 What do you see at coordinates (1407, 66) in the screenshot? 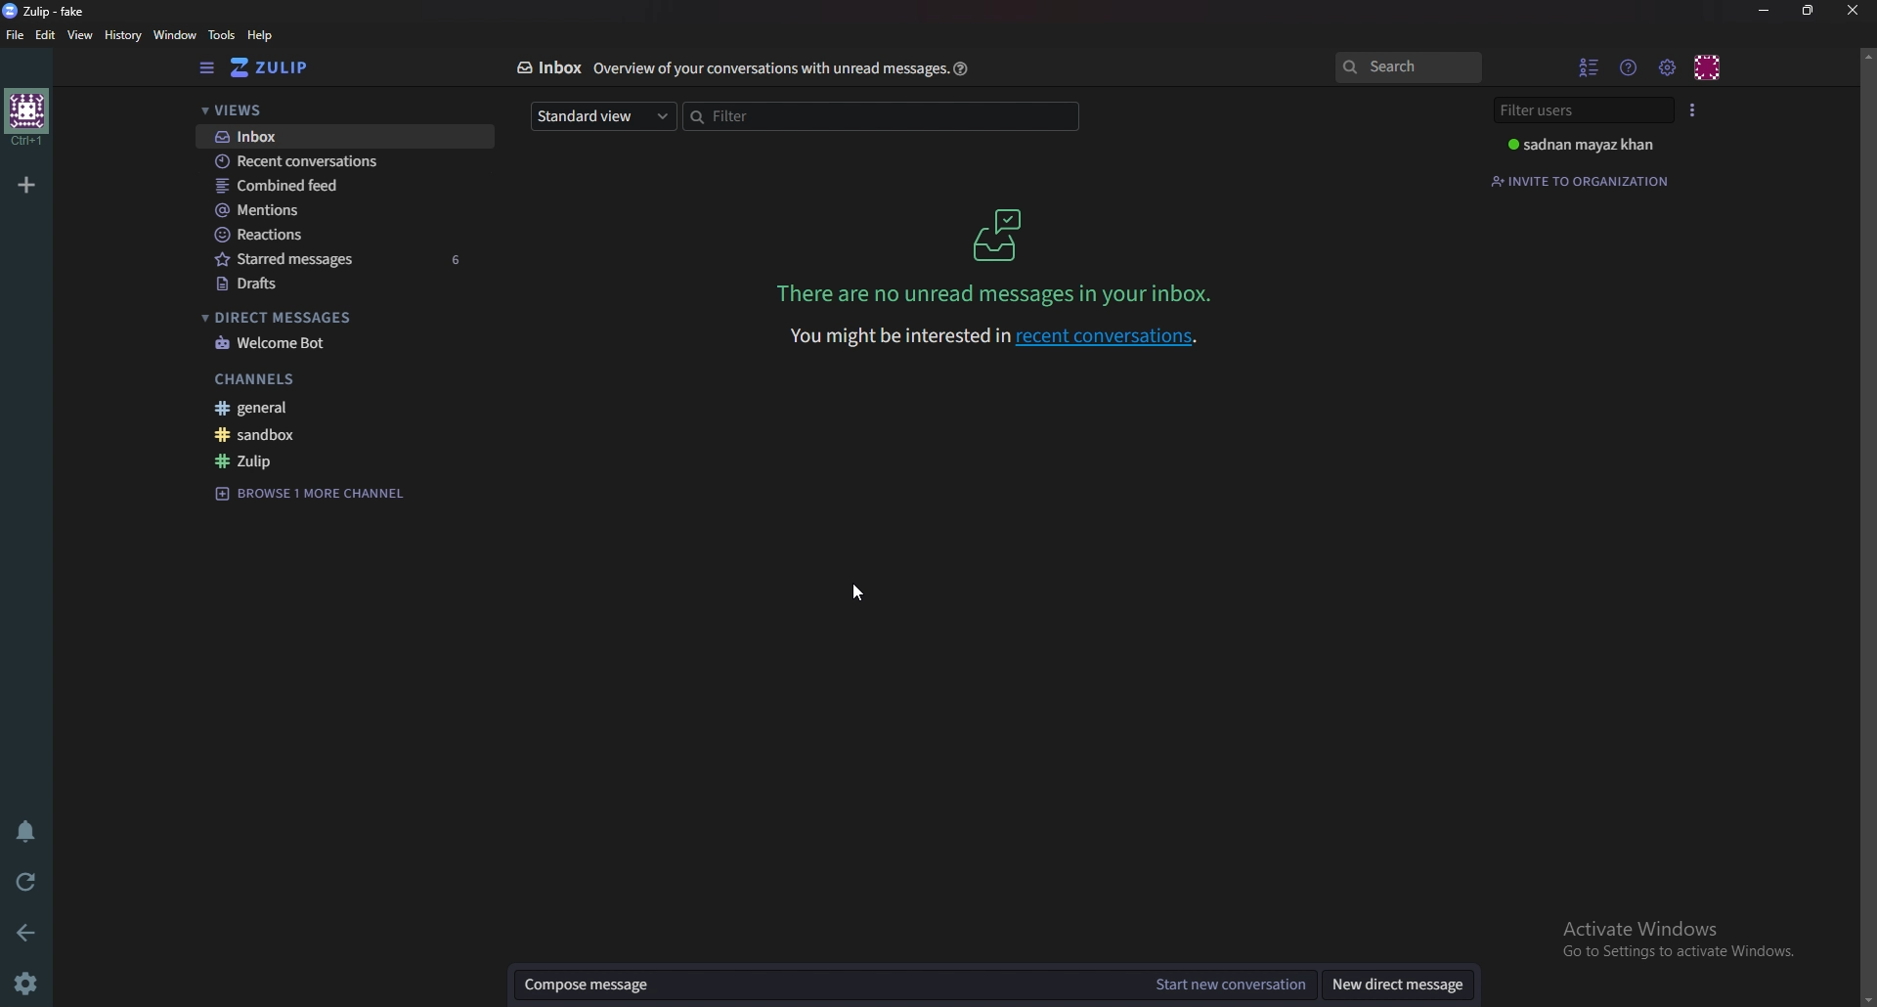
I see `search` at bounding box center [1407, 66].